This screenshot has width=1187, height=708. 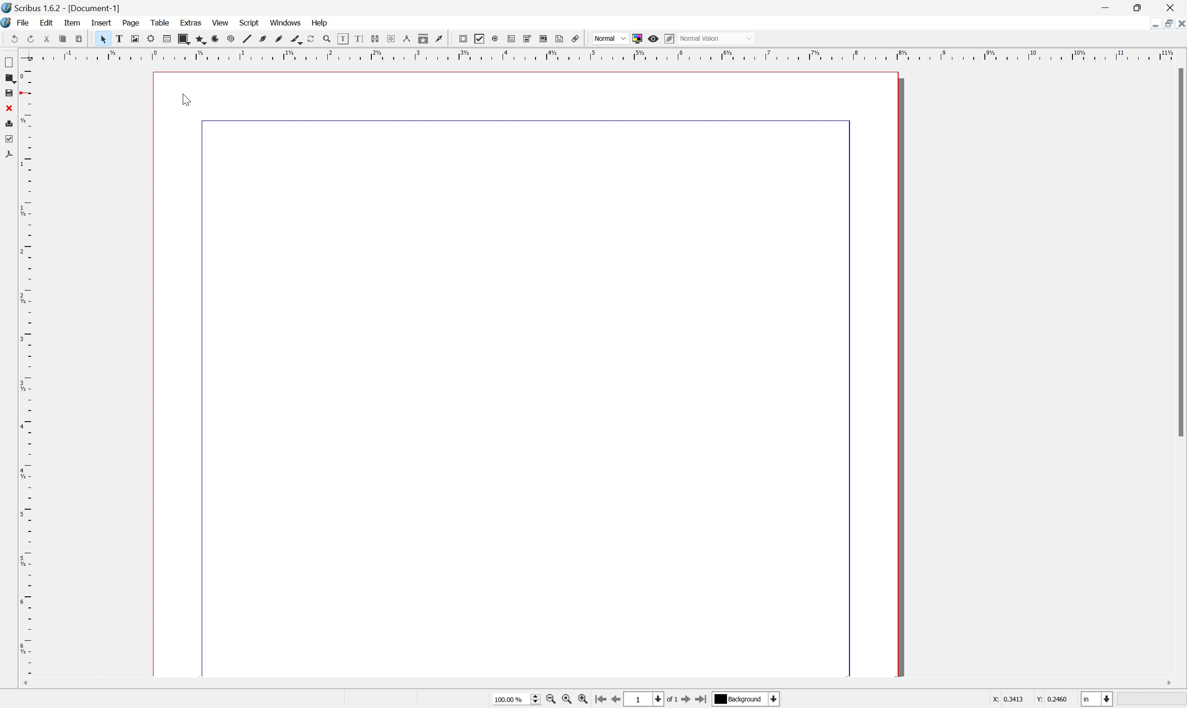 I want to click on cut, so click(x=168, y=39).